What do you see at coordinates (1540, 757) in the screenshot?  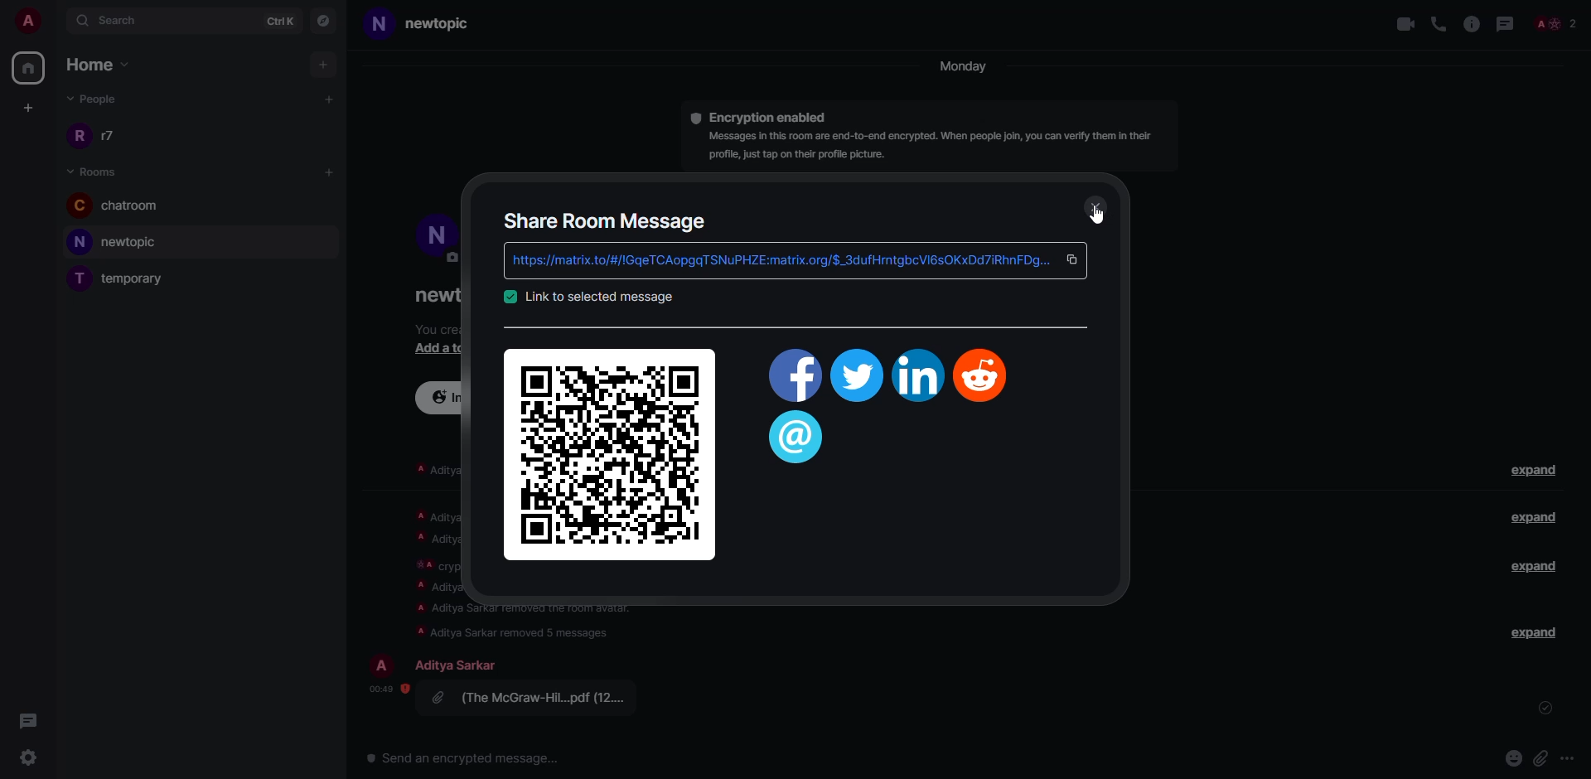 I see `attach` at bounding box center [1540, 757].